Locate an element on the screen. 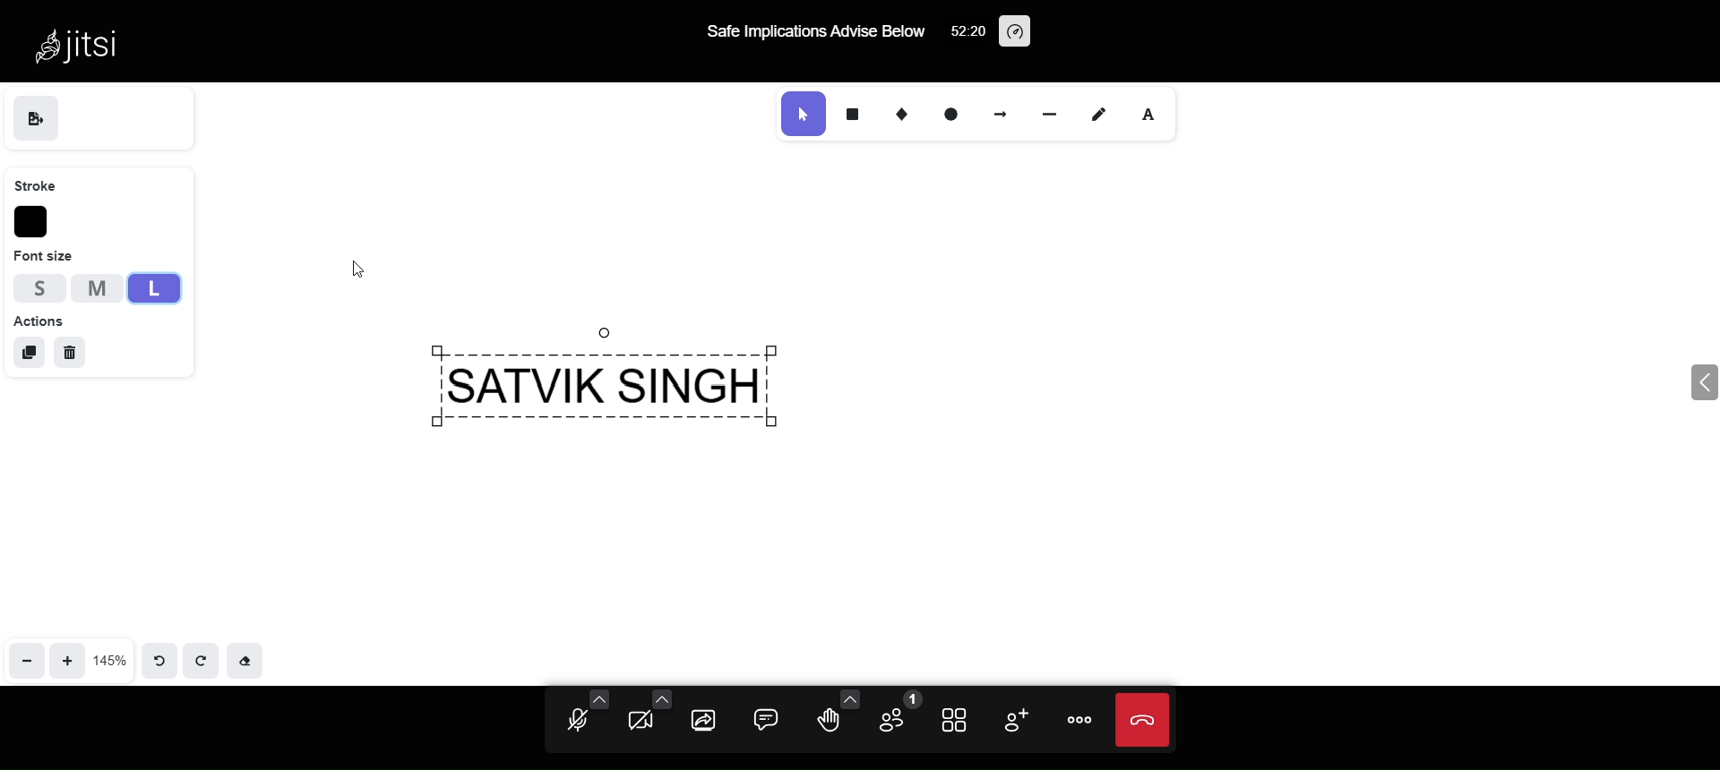 The width and height of the screenshot is (1720, 770). actions is located at coordinates (39, 321).